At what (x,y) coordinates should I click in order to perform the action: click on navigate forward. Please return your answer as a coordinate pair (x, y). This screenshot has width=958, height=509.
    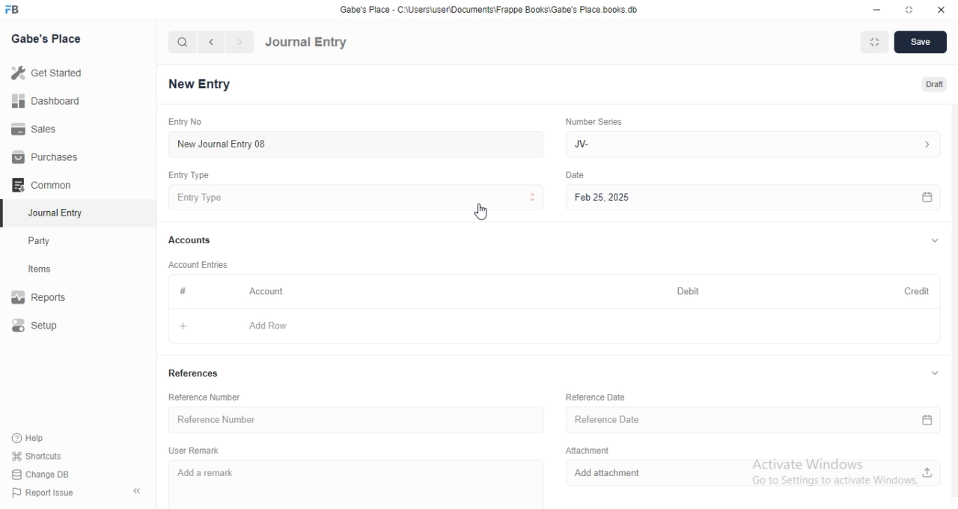
    Looking at the image, I should click on (240, 42).